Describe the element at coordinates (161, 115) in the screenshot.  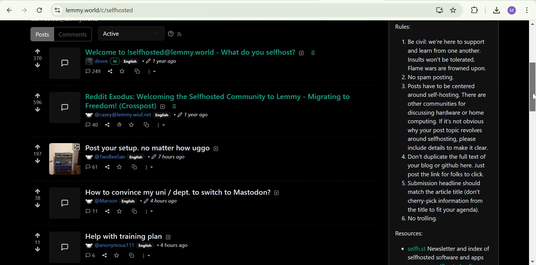
I see `English` at that location.